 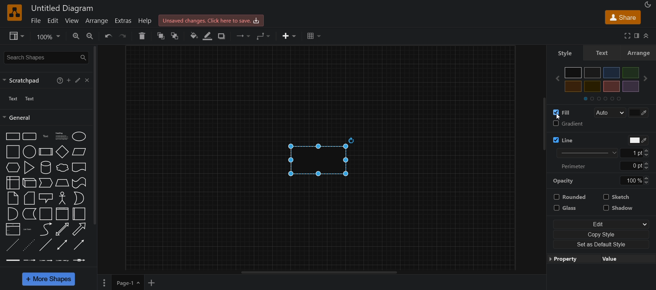 I want to click on next, so click(x=645, y=78).